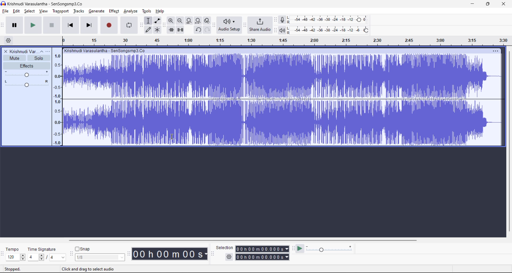  I want to click on screen prompt, so click(89, 269).